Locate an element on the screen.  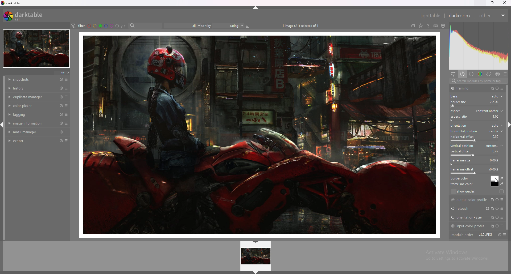
presets is located at coordinates (505, 73).